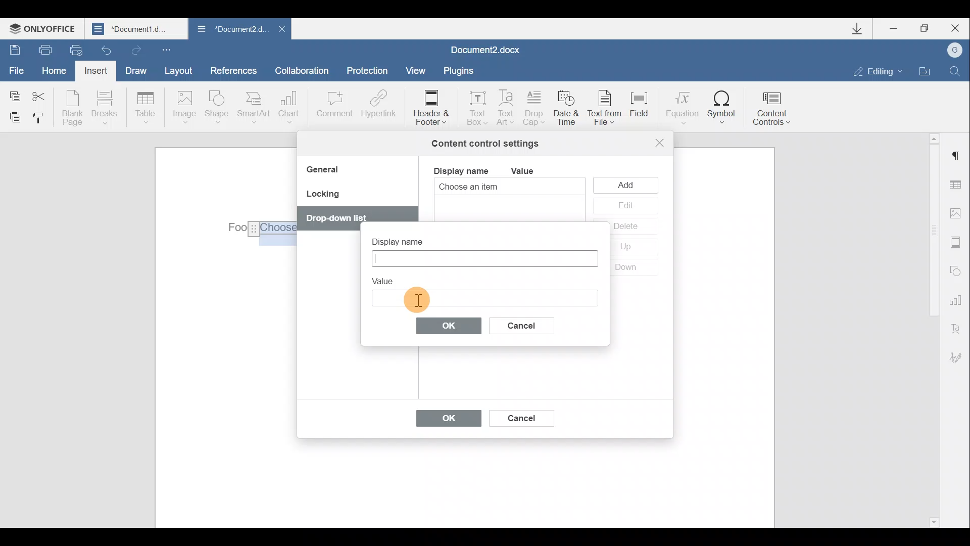 This screenshot has height=546, width=970. What do you see at coordinates (44, 95) in the screenshot?
I see `Cut` at bounding box center [44, 95].